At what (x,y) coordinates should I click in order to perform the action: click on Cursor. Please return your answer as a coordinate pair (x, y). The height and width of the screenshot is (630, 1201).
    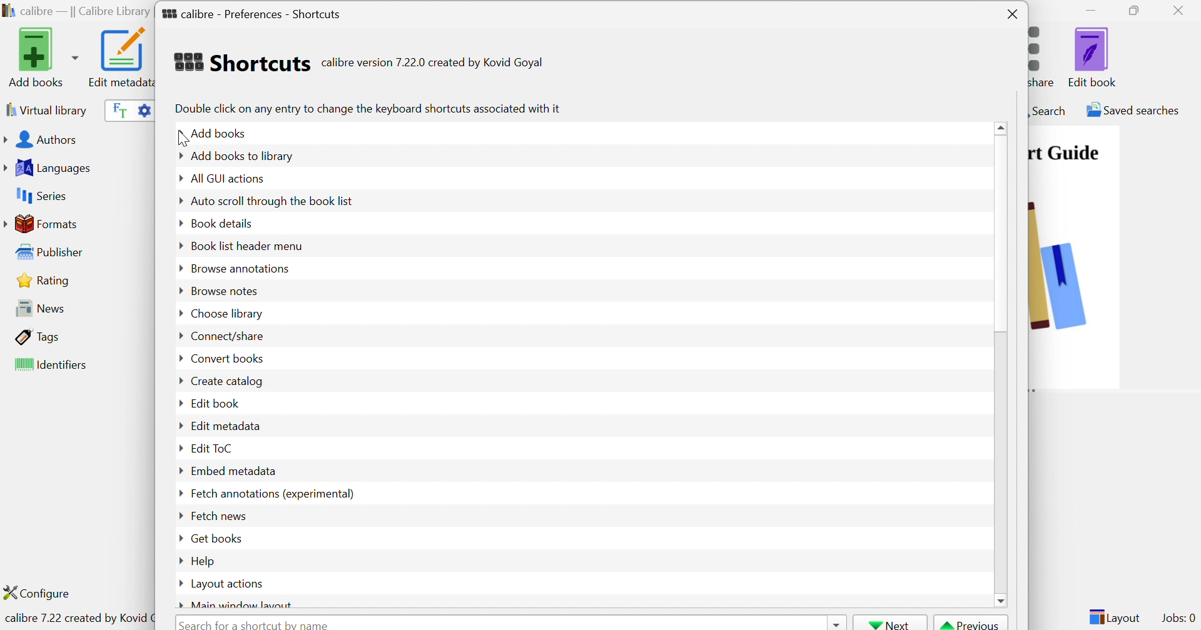
    Looking at the image, I should click on (182, 140).